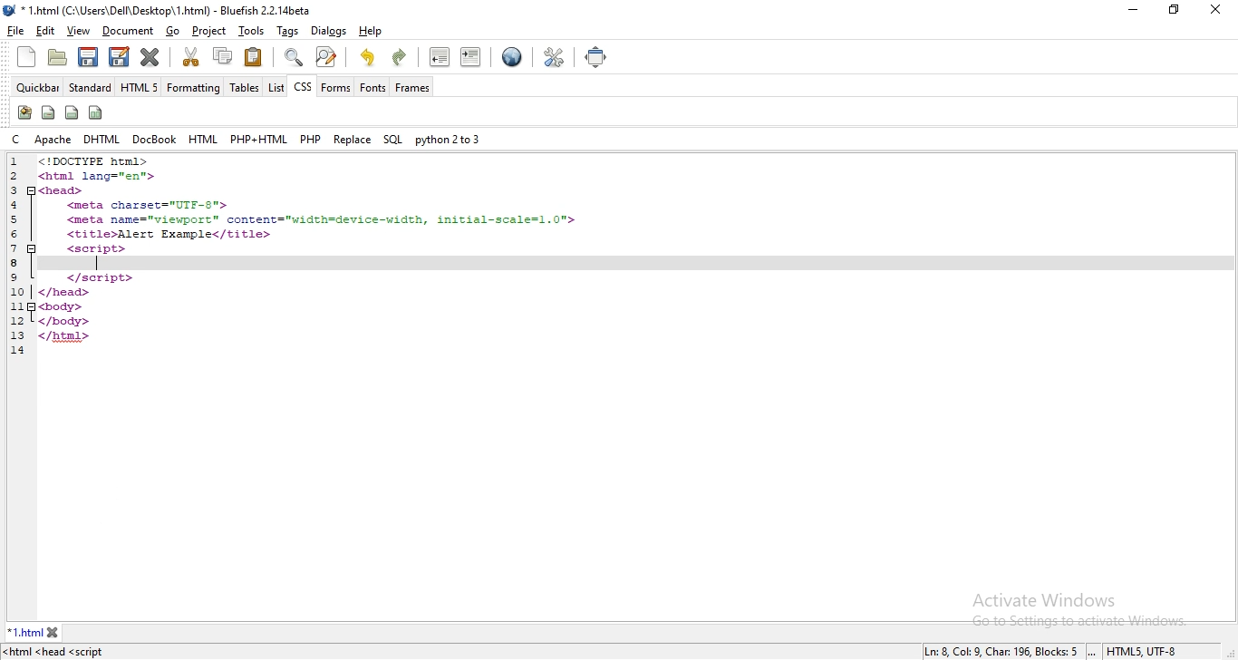  I want to click on </head>, so click(66, 293).